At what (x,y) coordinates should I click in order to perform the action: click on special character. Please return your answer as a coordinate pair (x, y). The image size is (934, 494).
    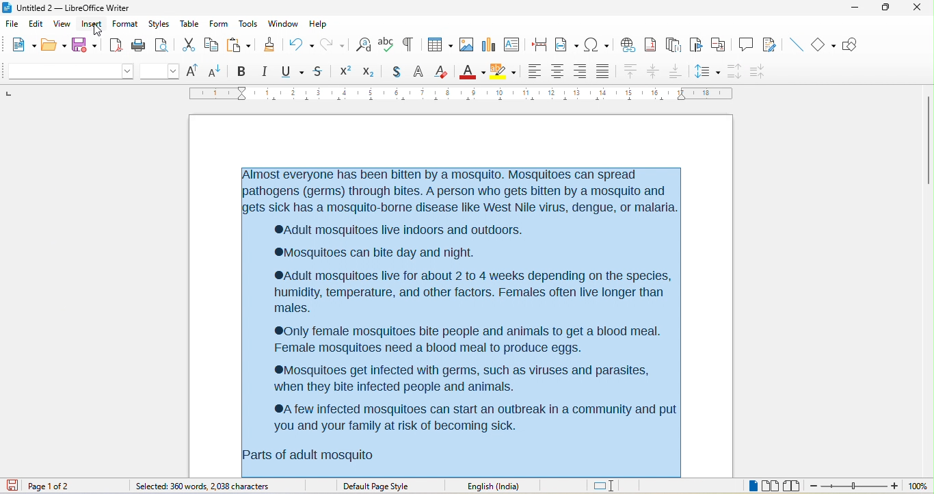
    Looking at the image, I should click on (598, 44).